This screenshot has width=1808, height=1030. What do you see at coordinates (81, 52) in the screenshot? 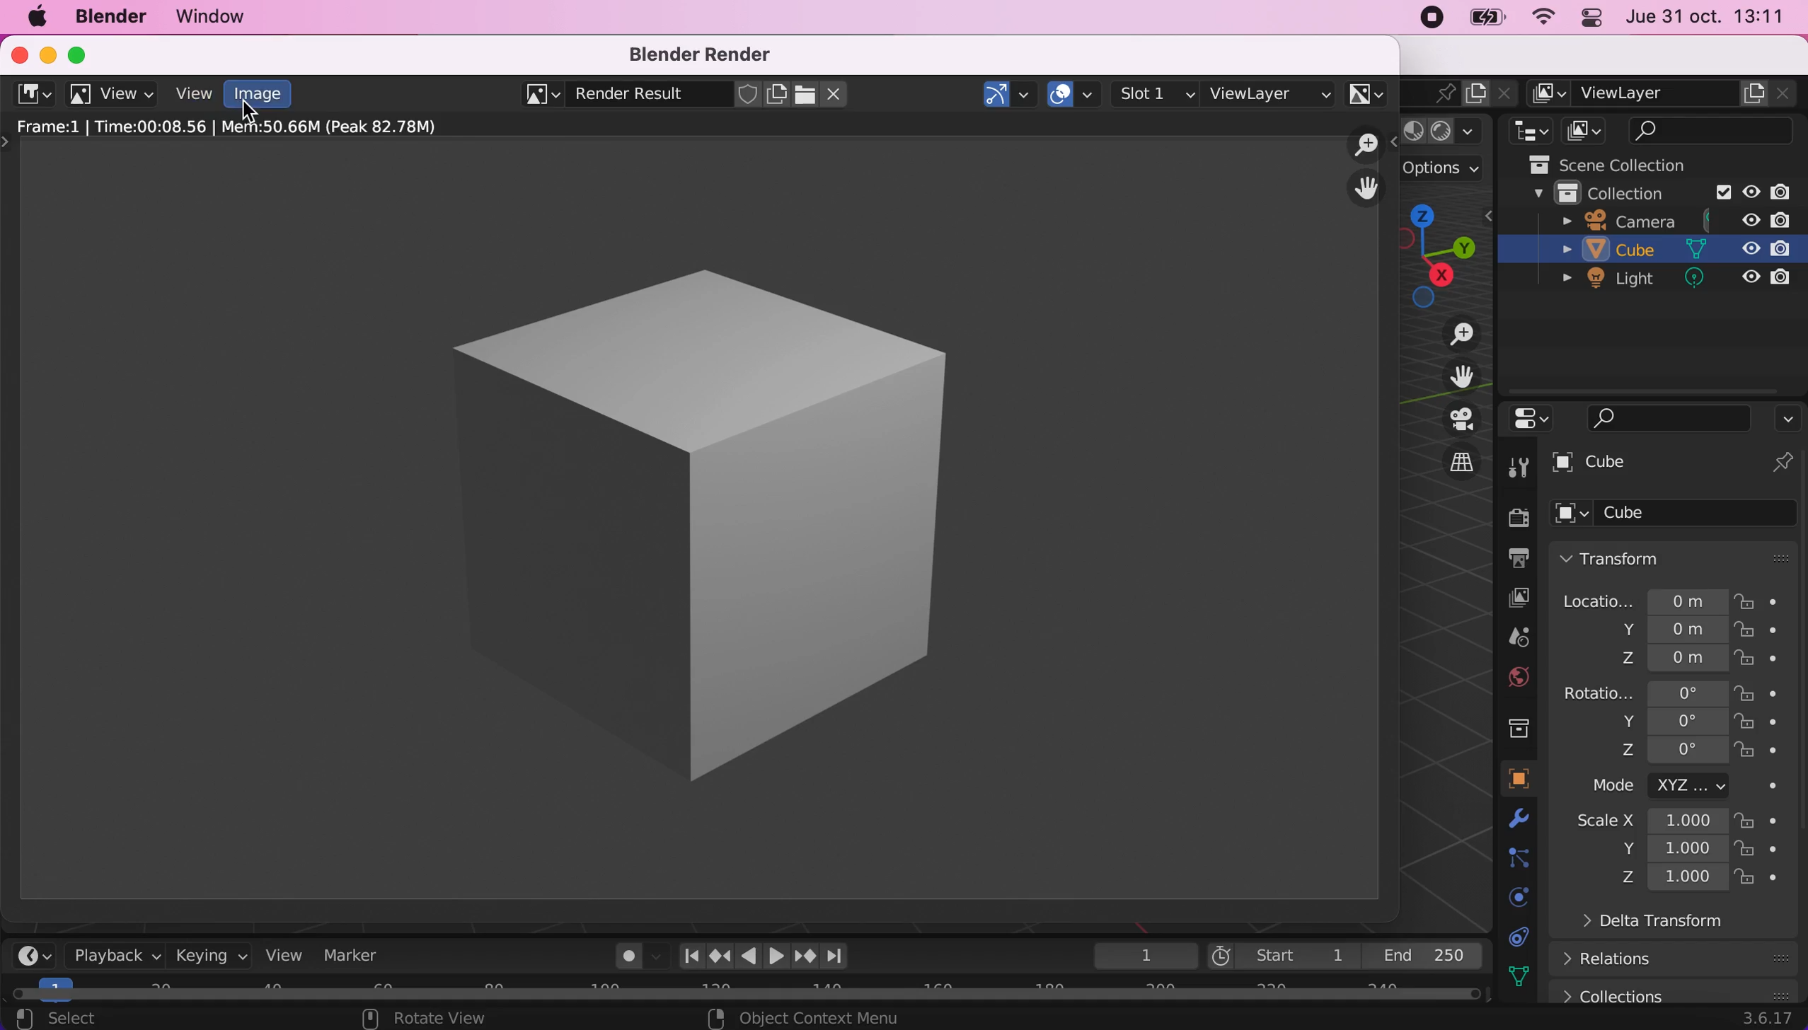
I see `maximize` at bounding box center [81, 52].